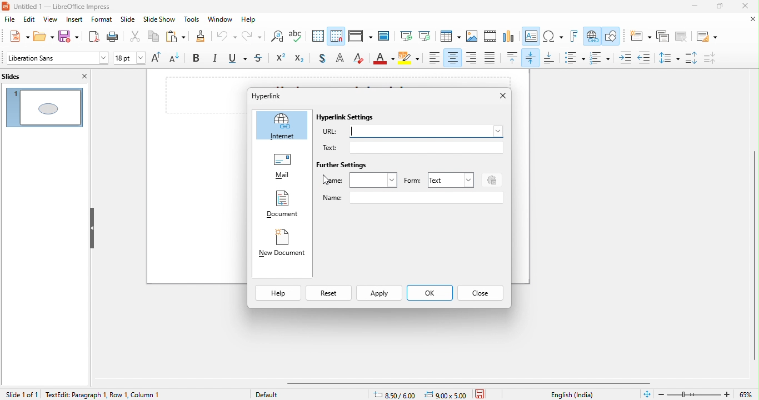  What do you see at coordinates (75, 19) in the screenshot?
I see `insert ` at bounding box center [75, 19].